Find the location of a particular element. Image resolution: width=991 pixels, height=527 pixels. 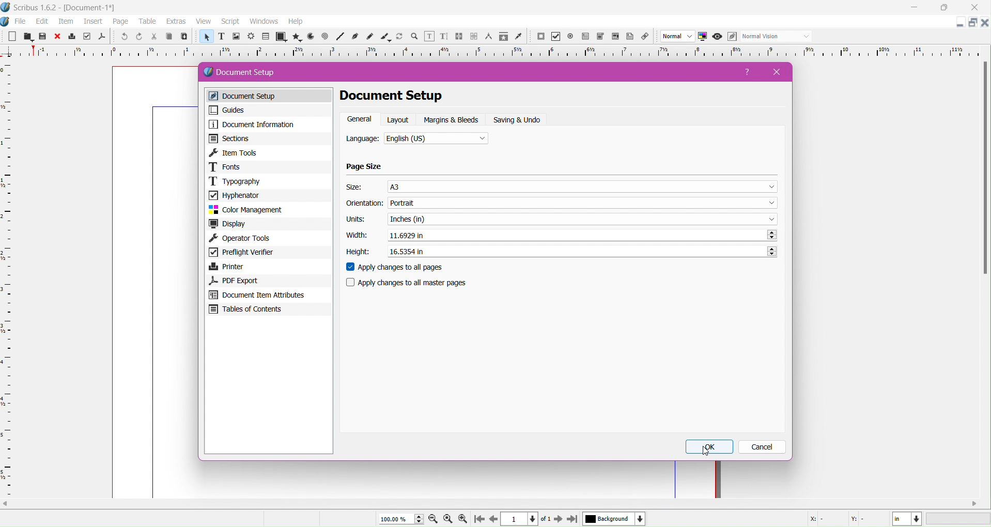

rotate item is located at coordinates (400, 37).